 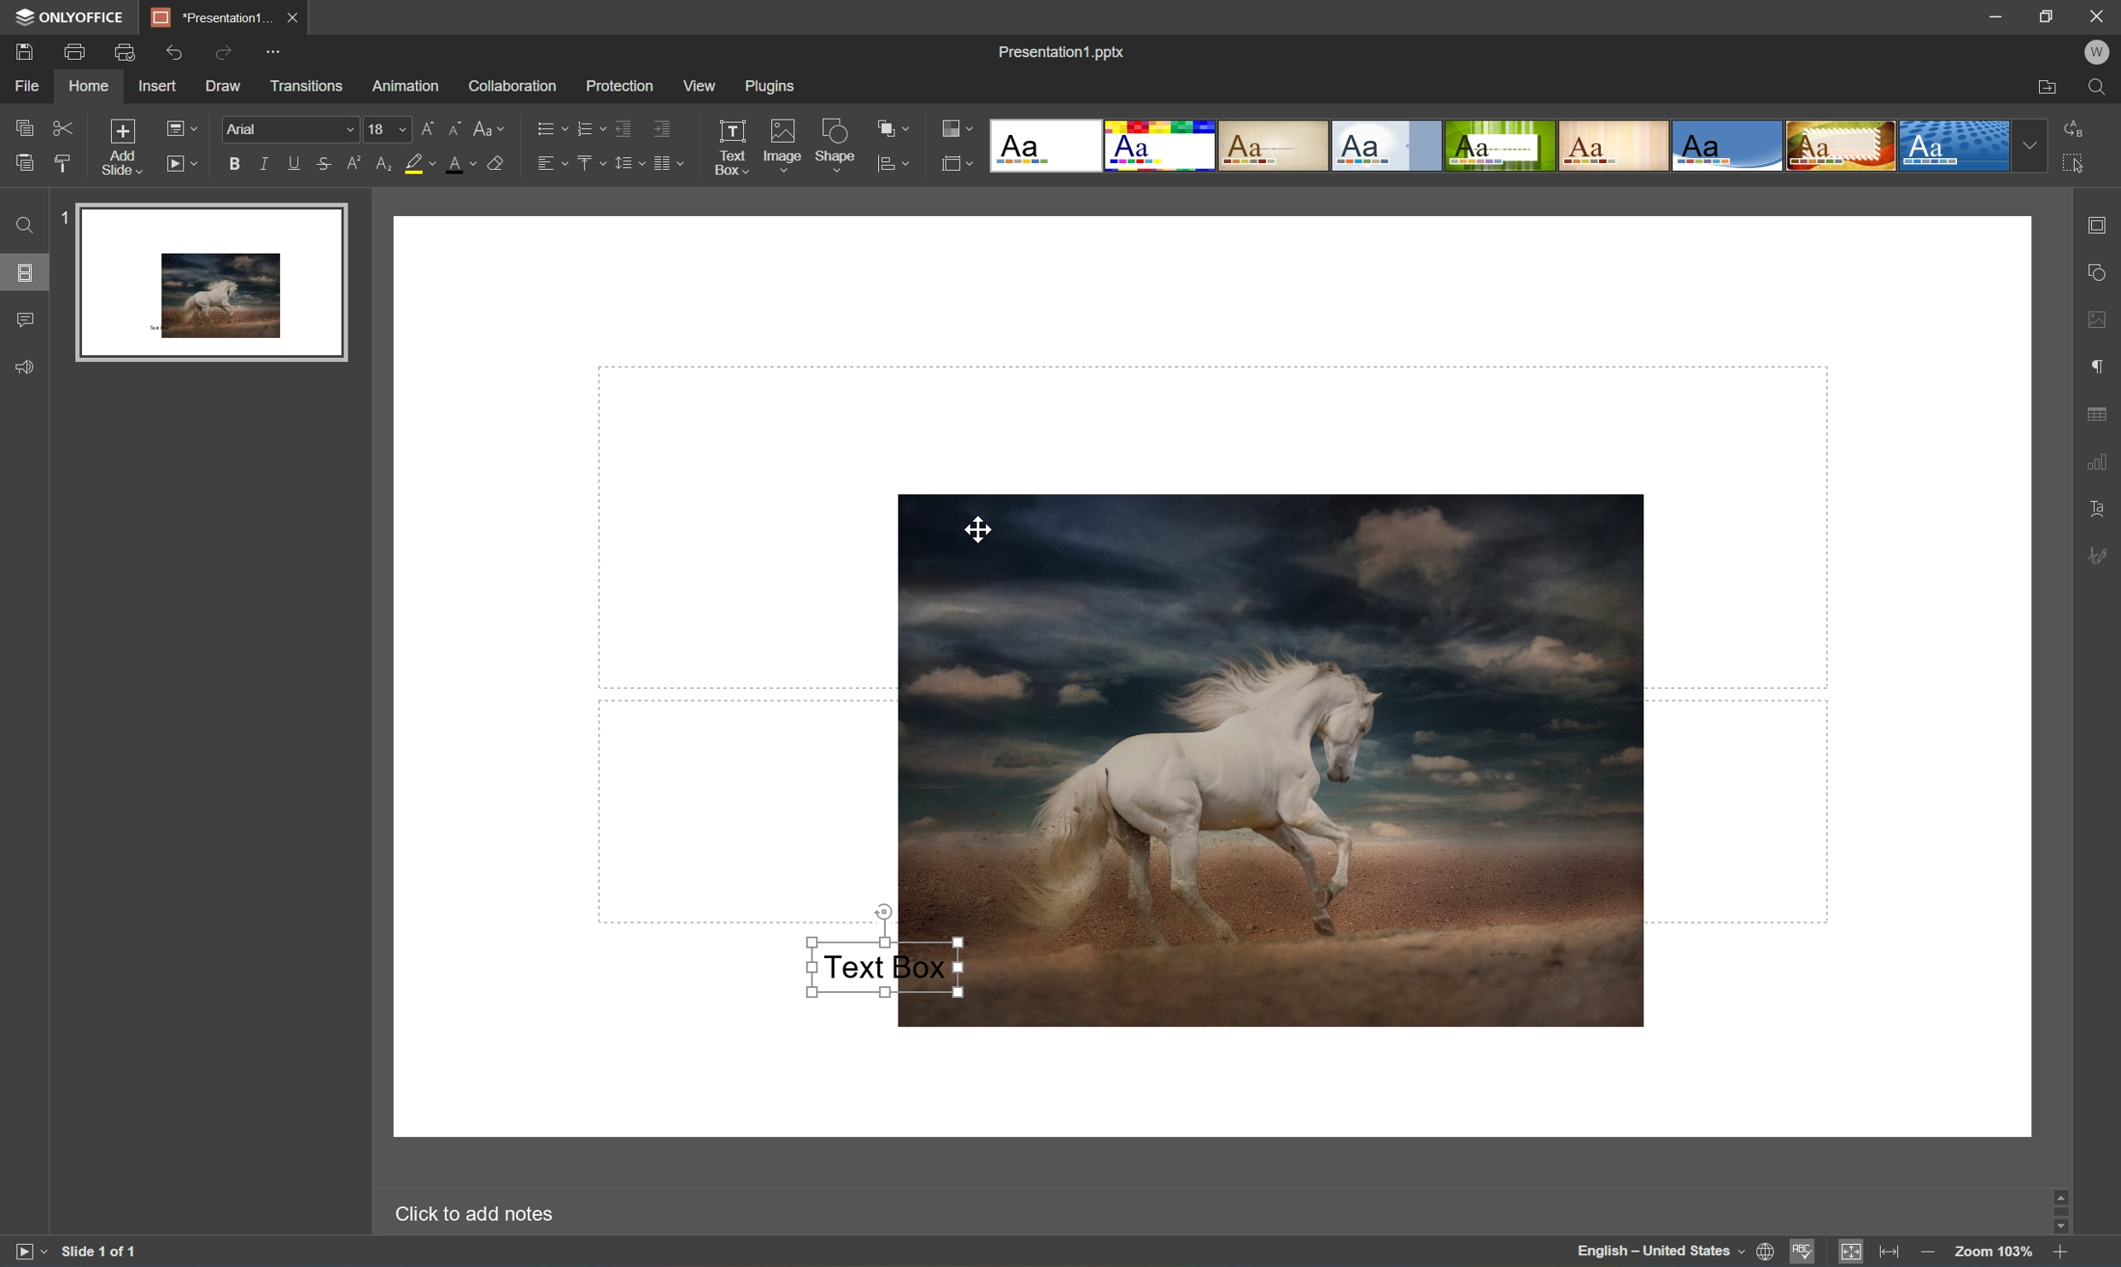 I want to click on Slide settings, so click(x=2102, y=224).